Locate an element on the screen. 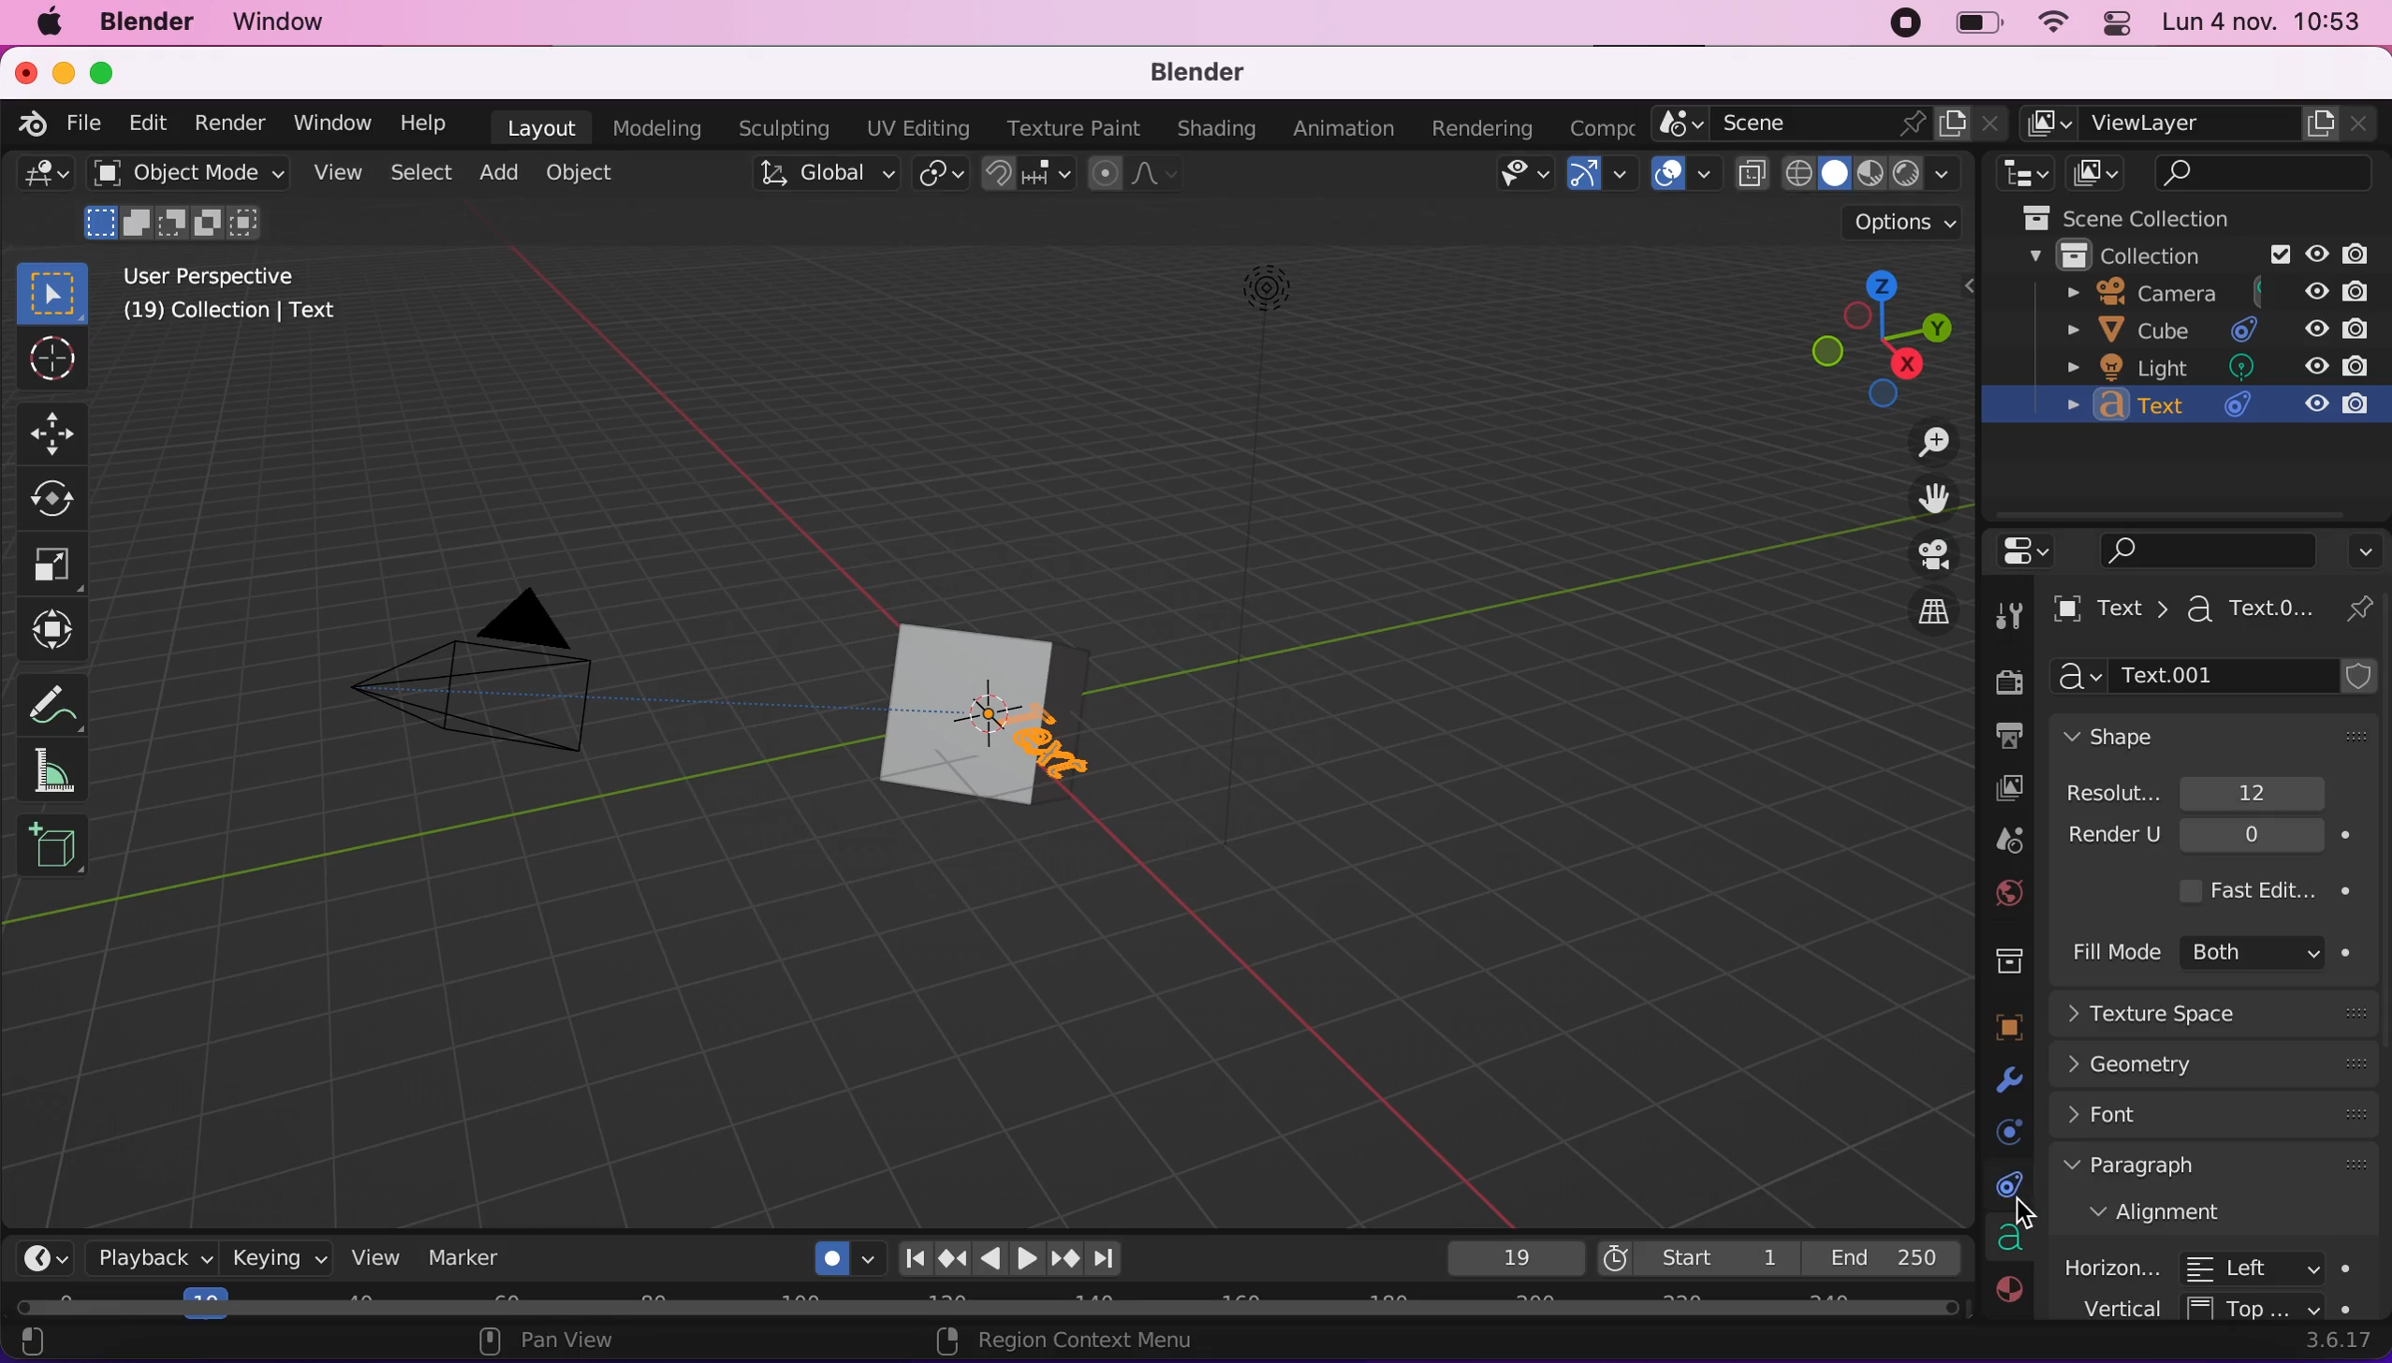 The width and height of the screenshot is (2392, 1363). camera is located at coordinates (508, 694).